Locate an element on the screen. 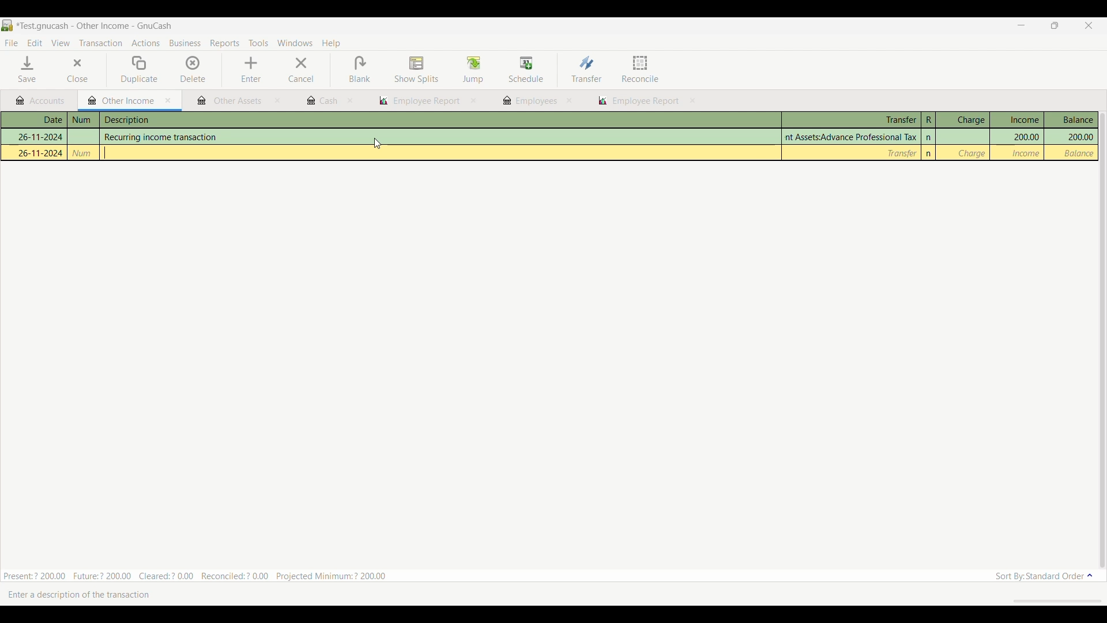 The height and width of the screenshot is (623, 1107). close is located at coordinates (351, 101).